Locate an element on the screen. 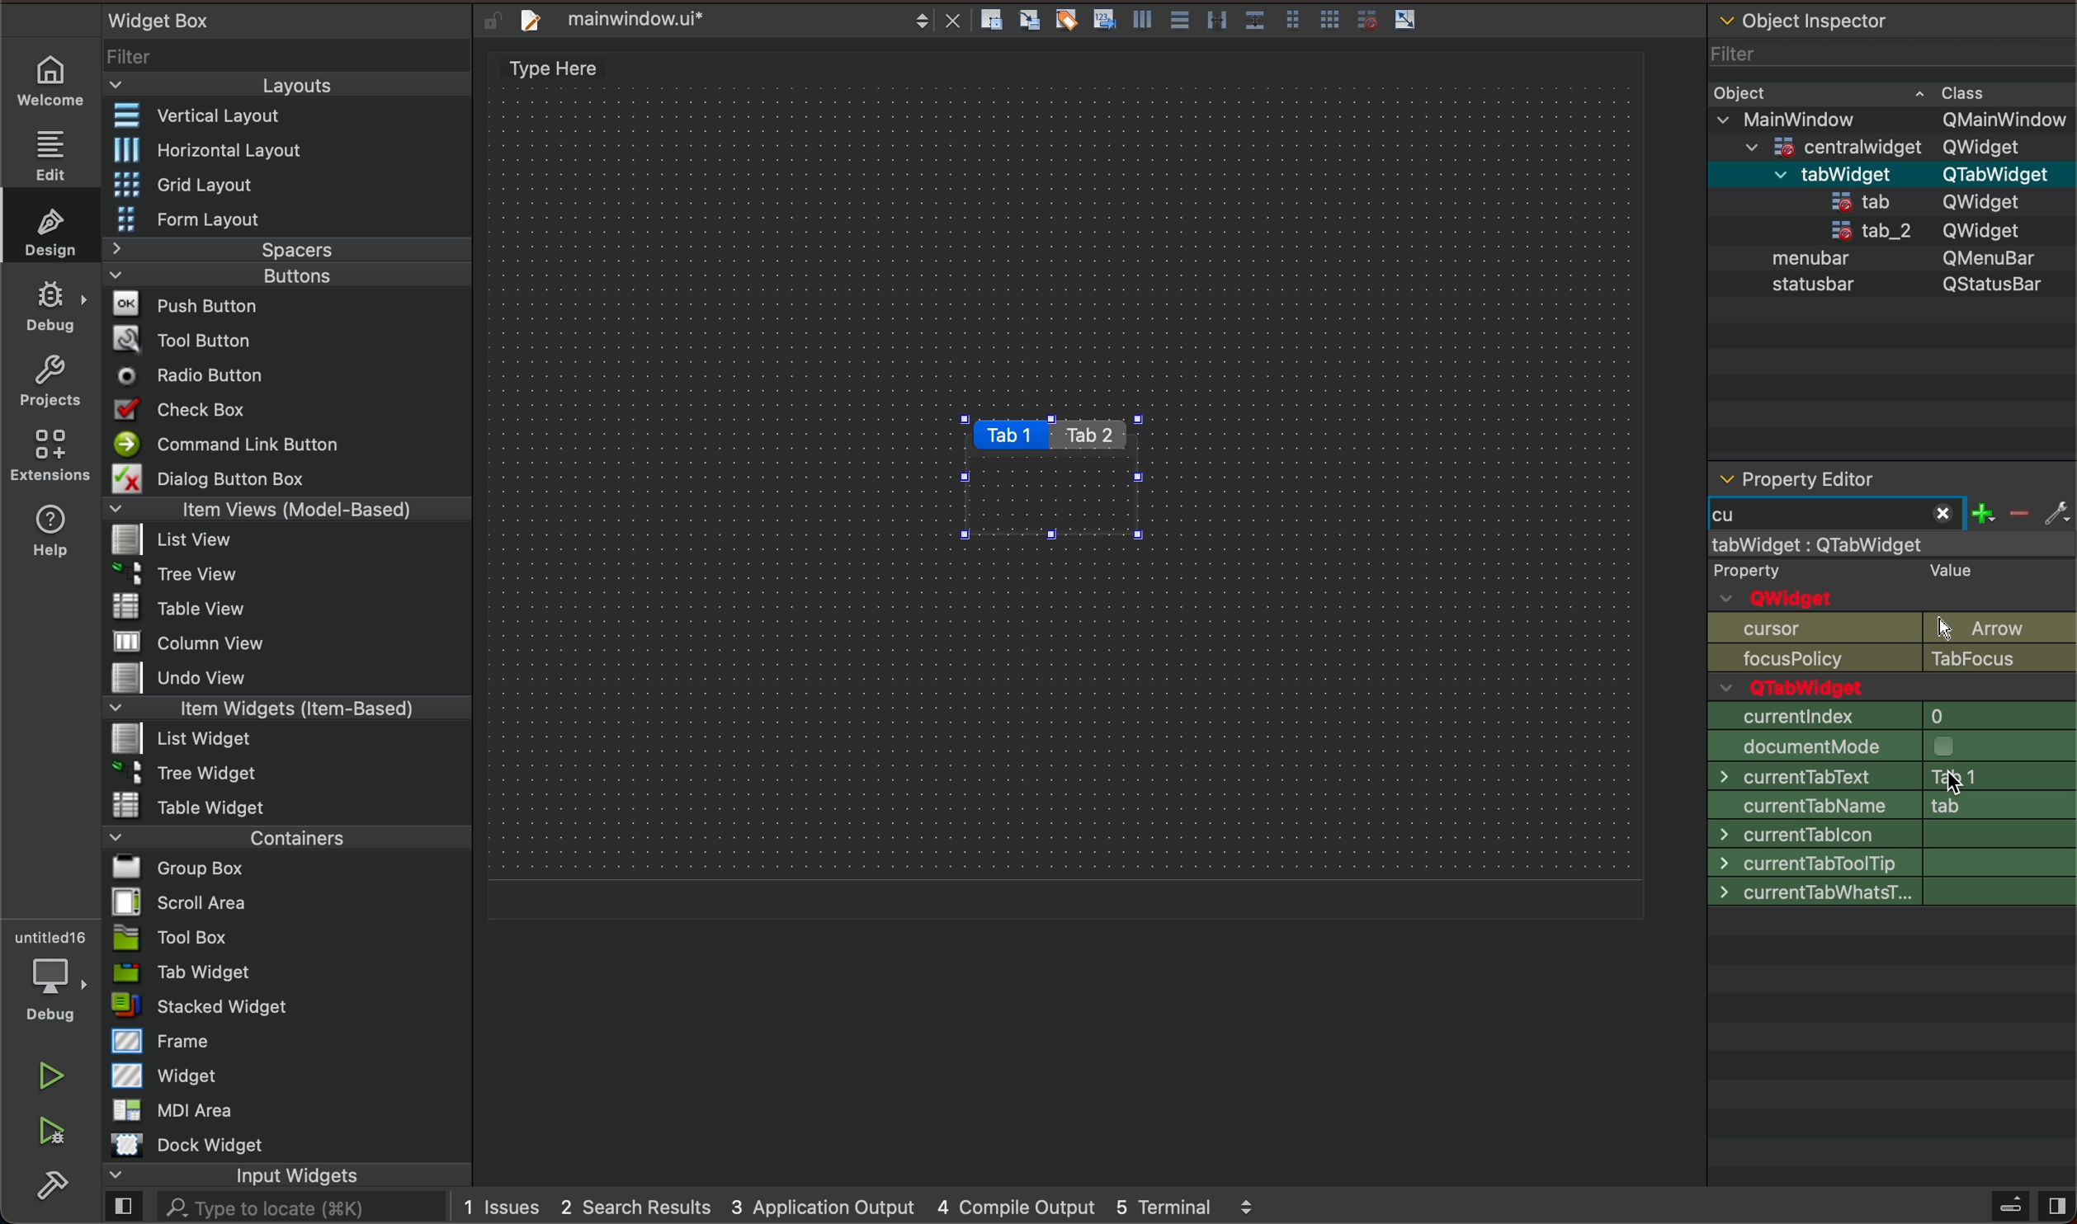 The image size is (2077, 1224). extensions is located at coordinates (54, 452).